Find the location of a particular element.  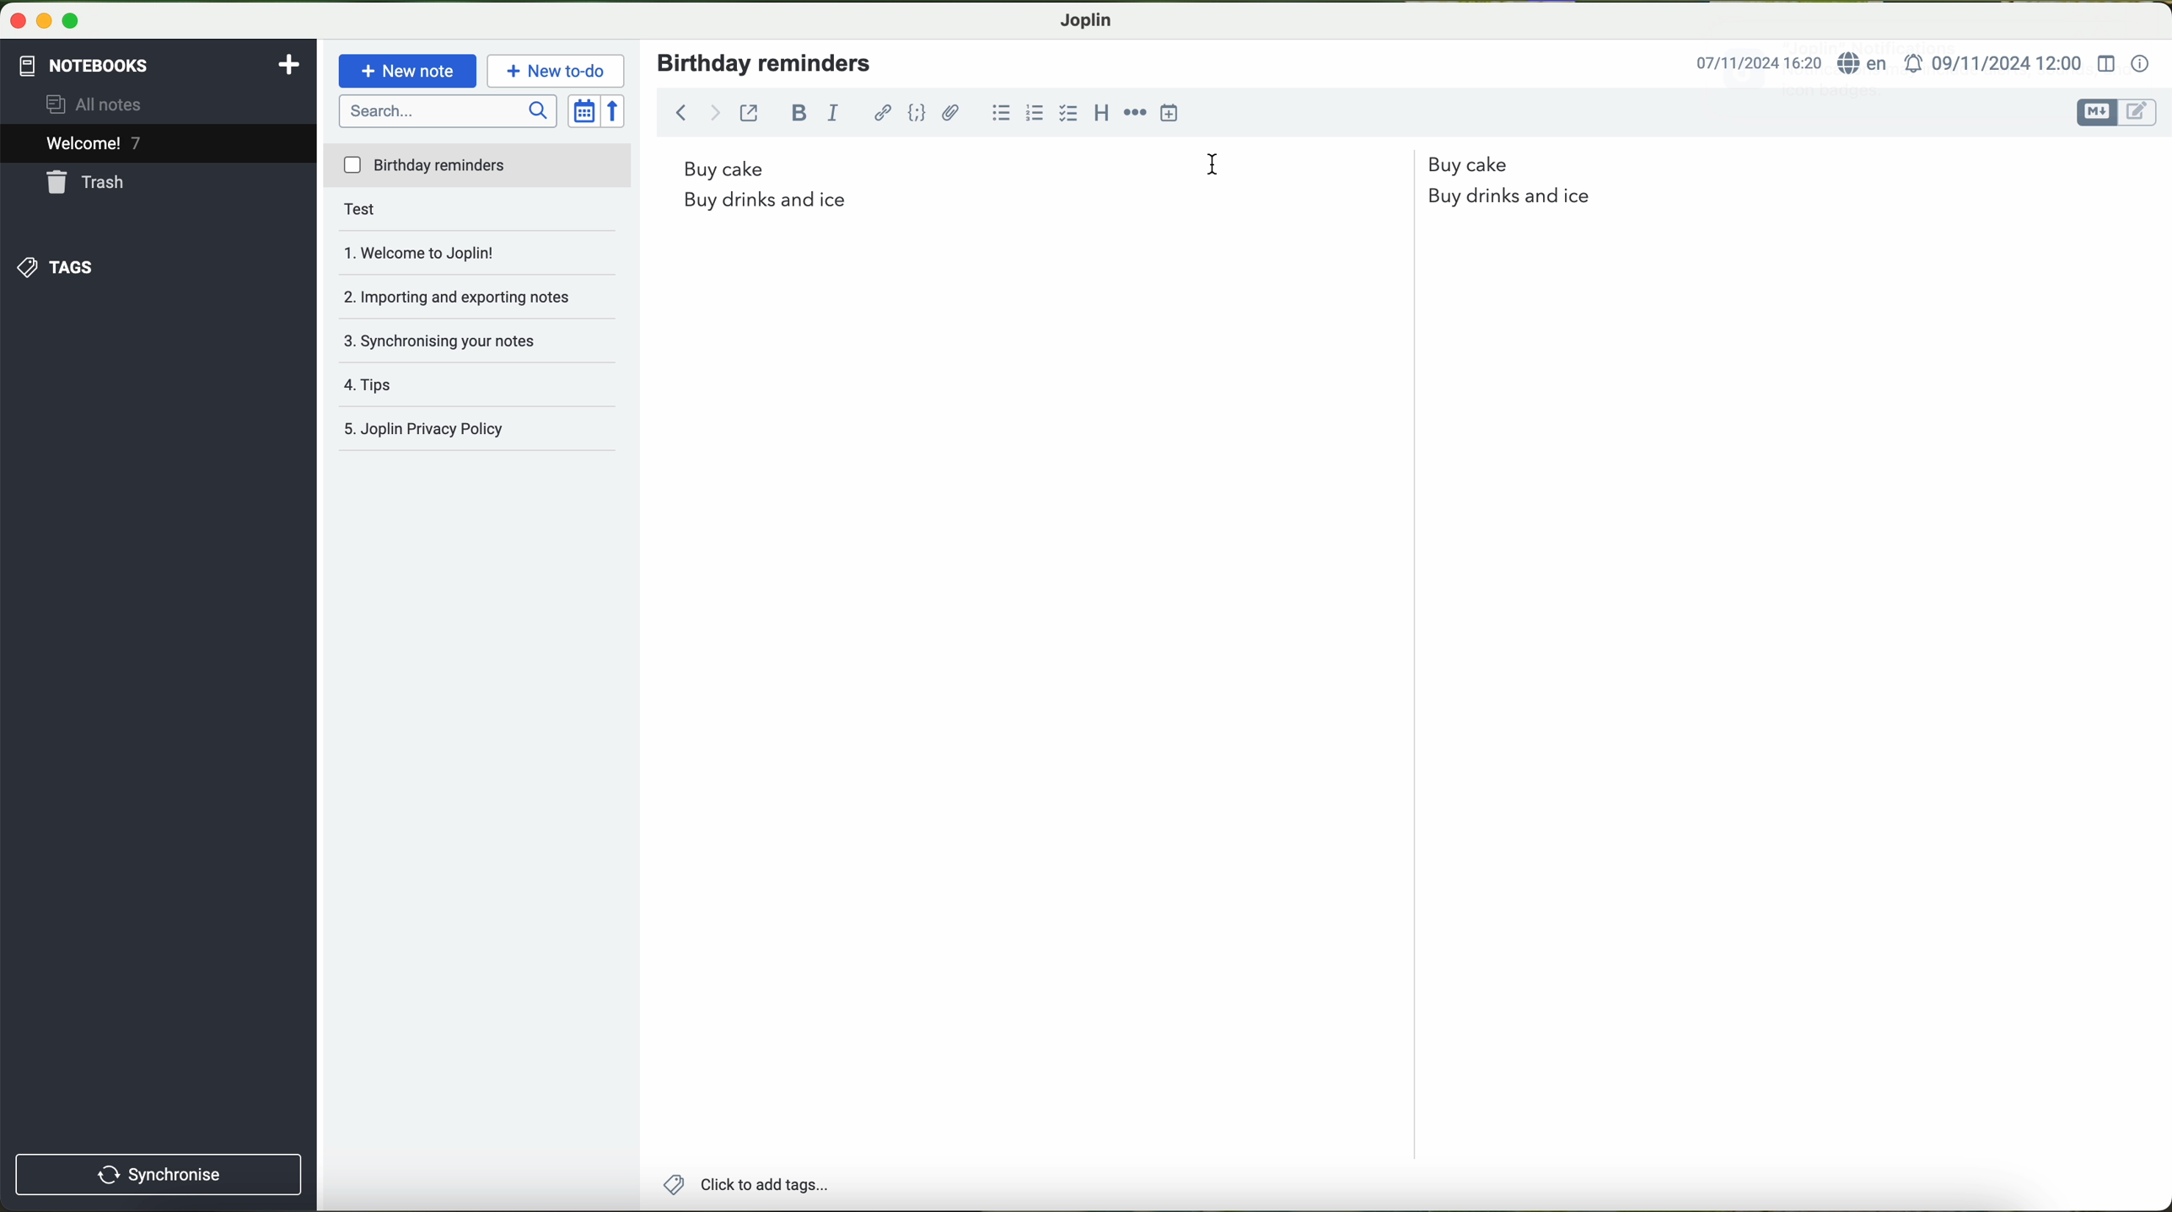

internet is located at coordinates (1861, 63).